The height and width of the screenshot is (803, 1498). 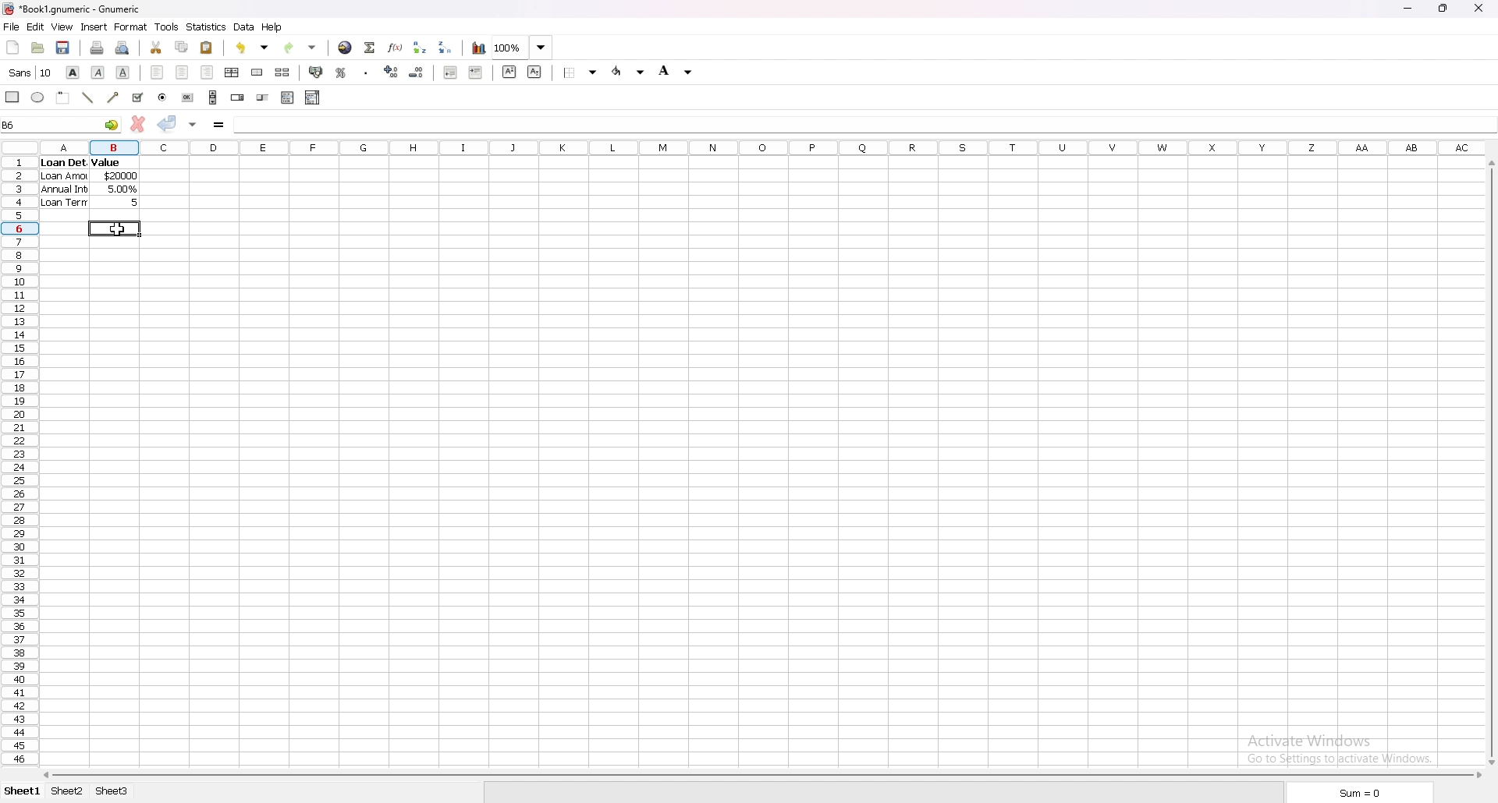 I want to click on list, so click(x=287, y=97).